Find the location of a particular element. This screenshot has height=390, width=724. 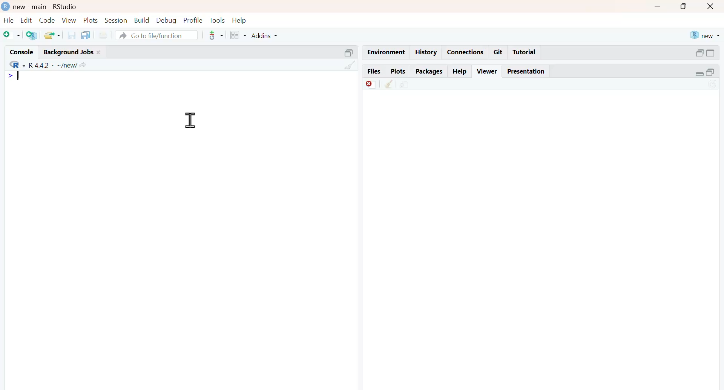

view is located at coordinates (69, 20).